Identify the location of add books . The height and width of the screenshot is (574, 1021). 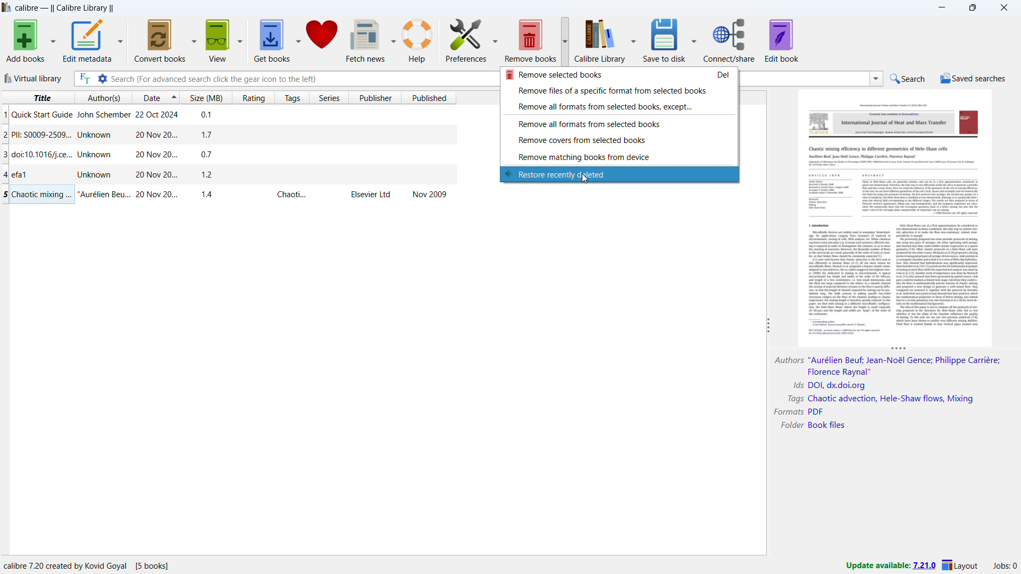
(26, 40).